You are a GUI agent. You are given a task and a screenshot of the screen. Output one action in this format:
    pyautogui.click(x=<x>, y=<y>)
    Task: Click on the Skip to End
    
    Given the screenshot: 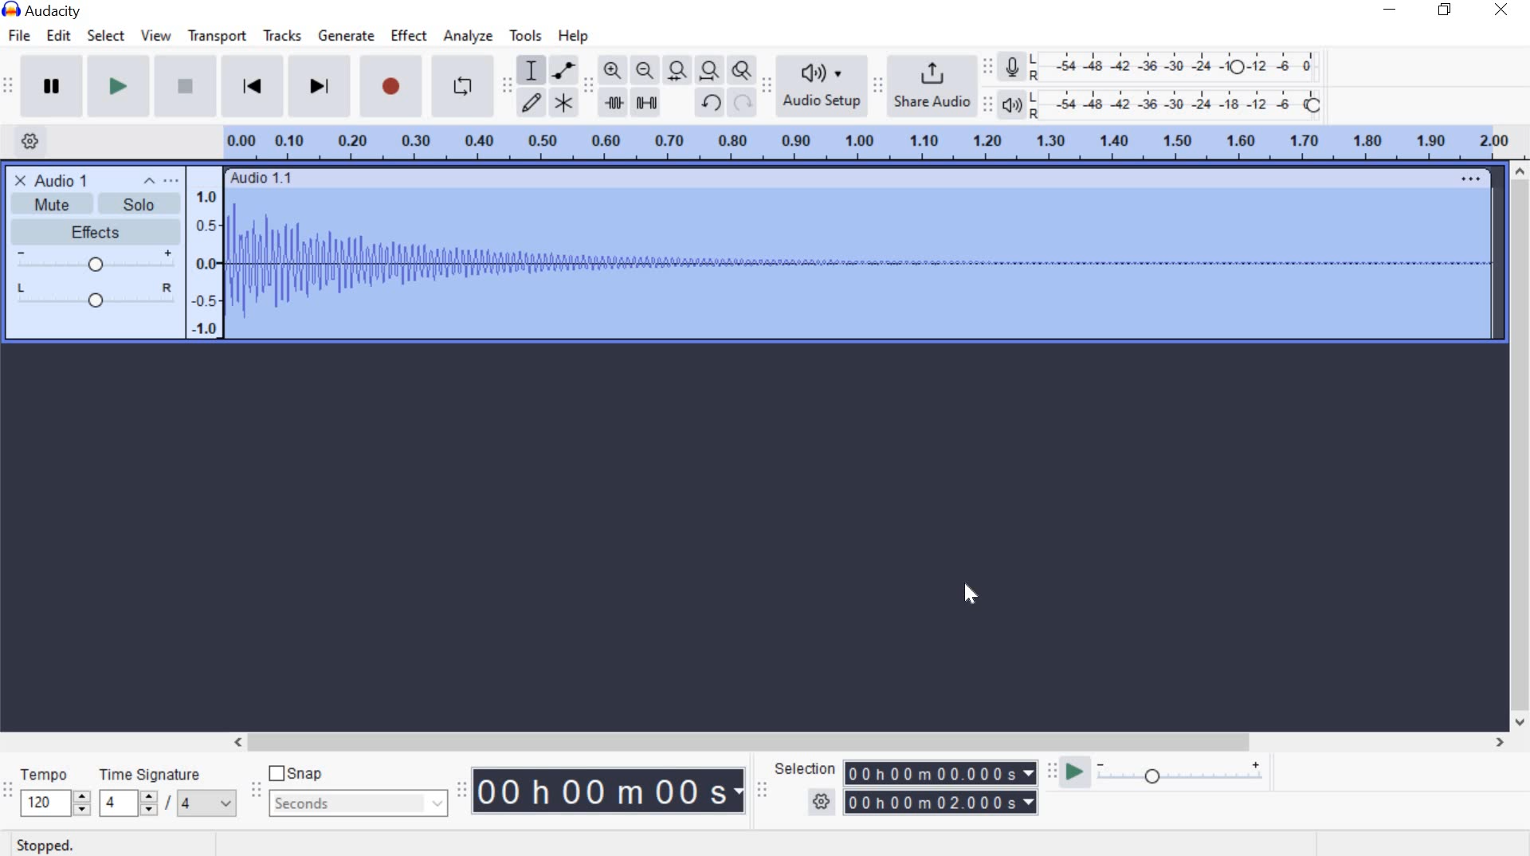 What is the action you would take?
    pyautogui.click(x=320, y=85)
    